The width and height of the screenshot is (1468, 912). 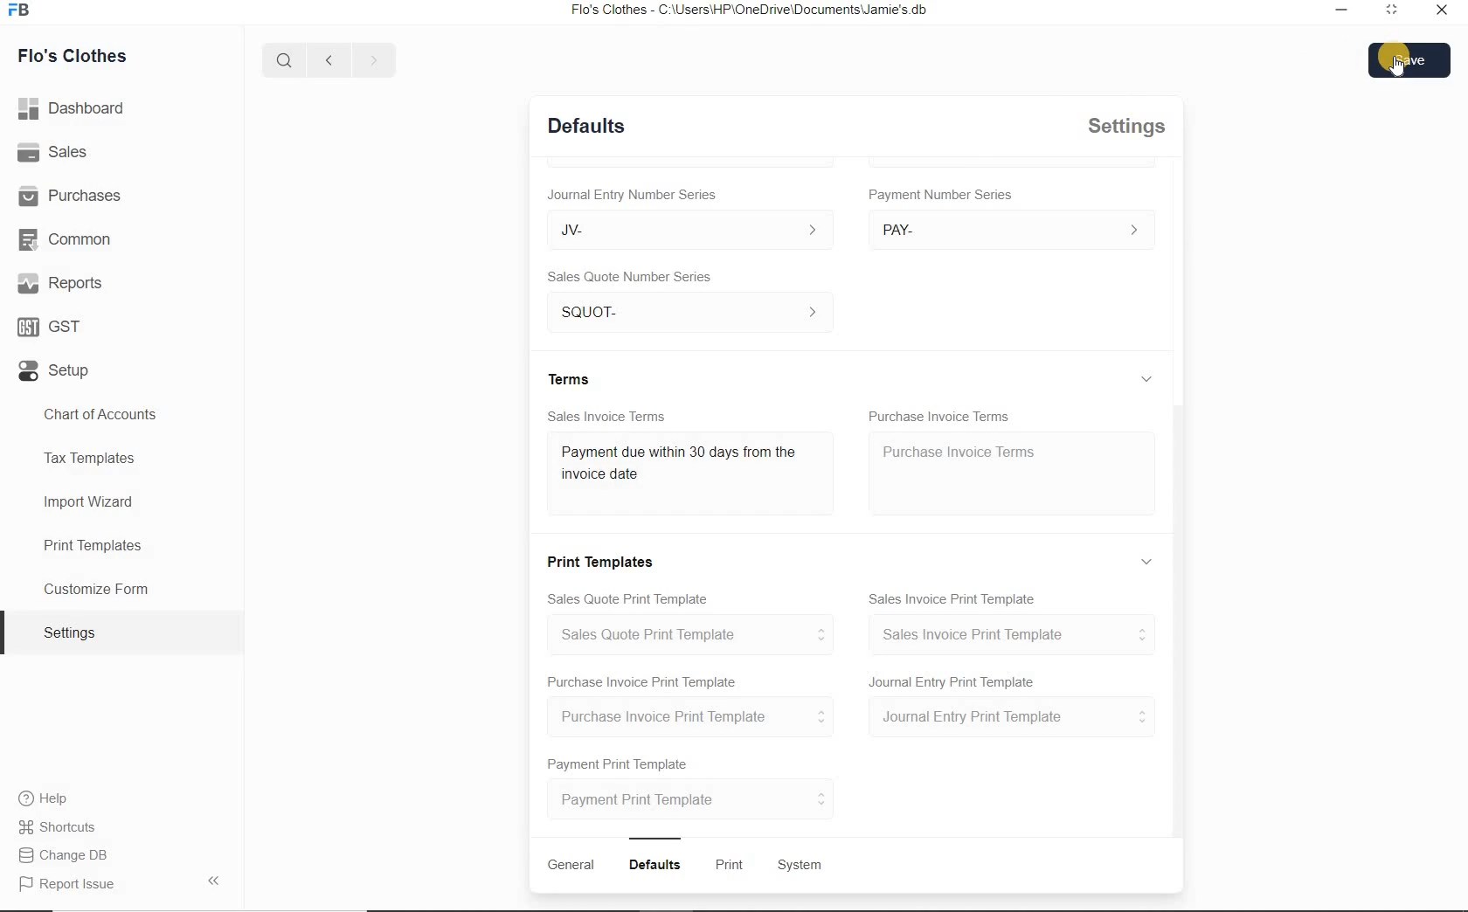 What do you see at coordinates (689, 715) in the screenshot?
I see `Purchase Invoice Print Template` at bounding box center [689, 715].